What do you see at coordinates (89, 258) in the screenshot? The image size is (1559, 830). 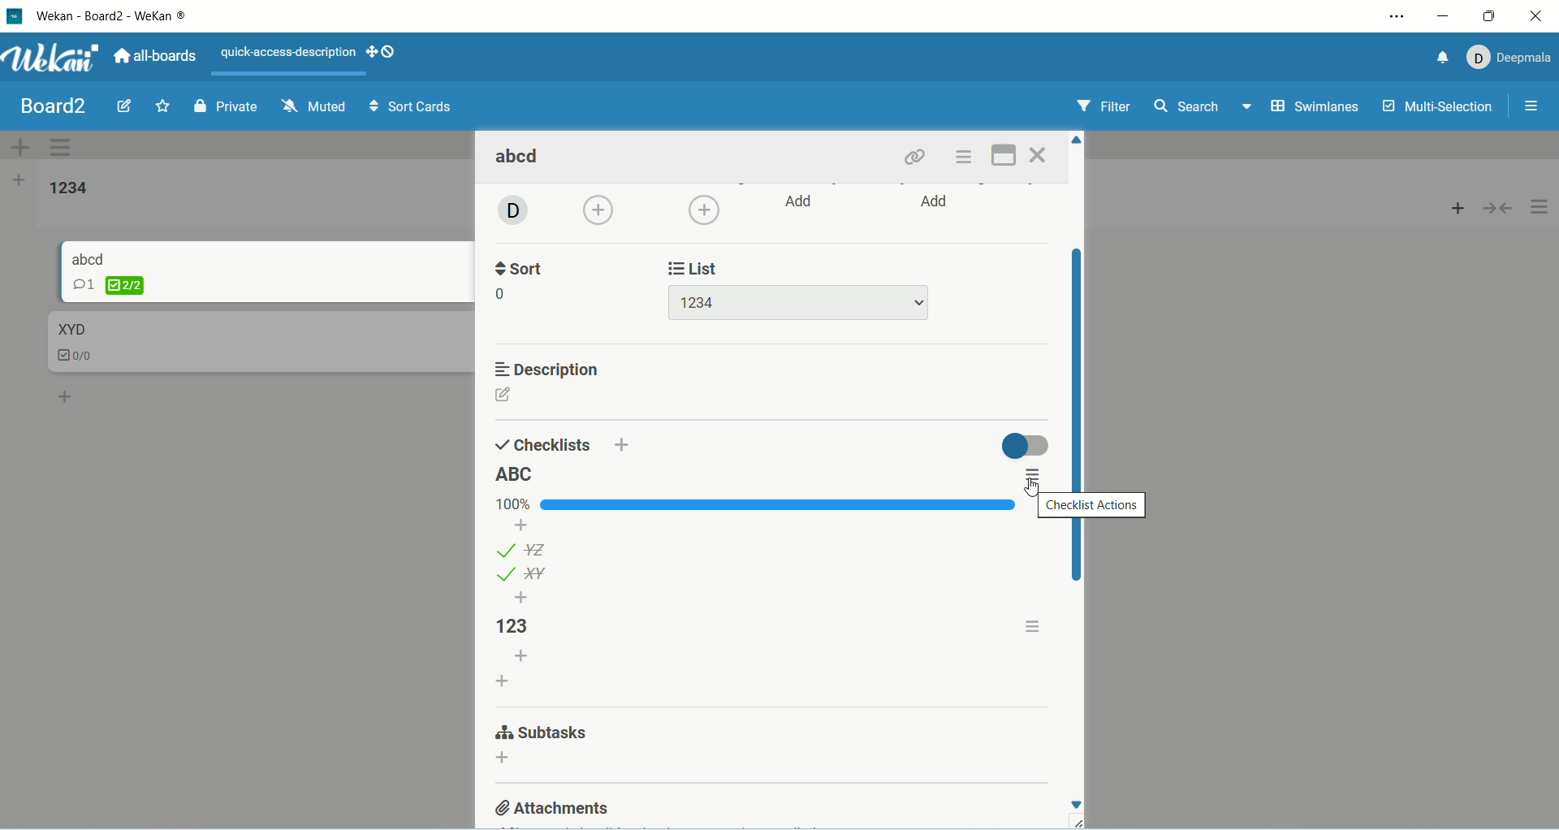 I see `card title` at bounding box center [89, 258].